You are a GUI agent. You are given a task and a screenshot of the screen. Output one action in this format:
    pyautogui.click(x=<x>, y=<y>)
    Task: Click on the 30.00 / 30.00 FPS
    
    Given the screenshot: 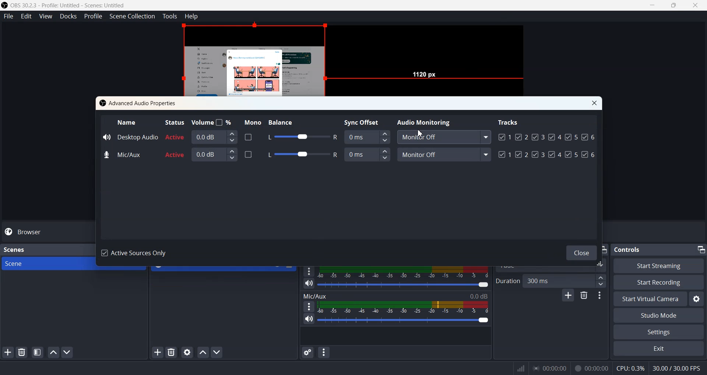 What is the action you would take?
    pyautogui.click(x=678, y=368)
    